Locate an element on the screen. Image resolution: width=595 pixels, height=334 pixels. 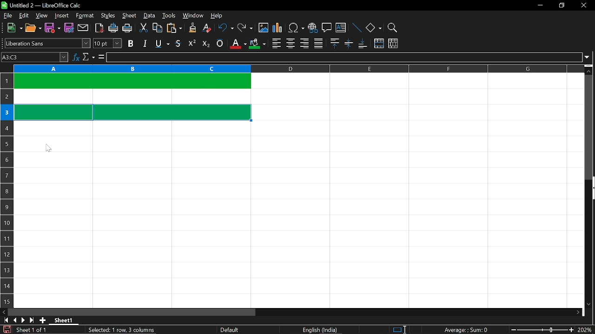
text style is located at coordinates (48, 44).